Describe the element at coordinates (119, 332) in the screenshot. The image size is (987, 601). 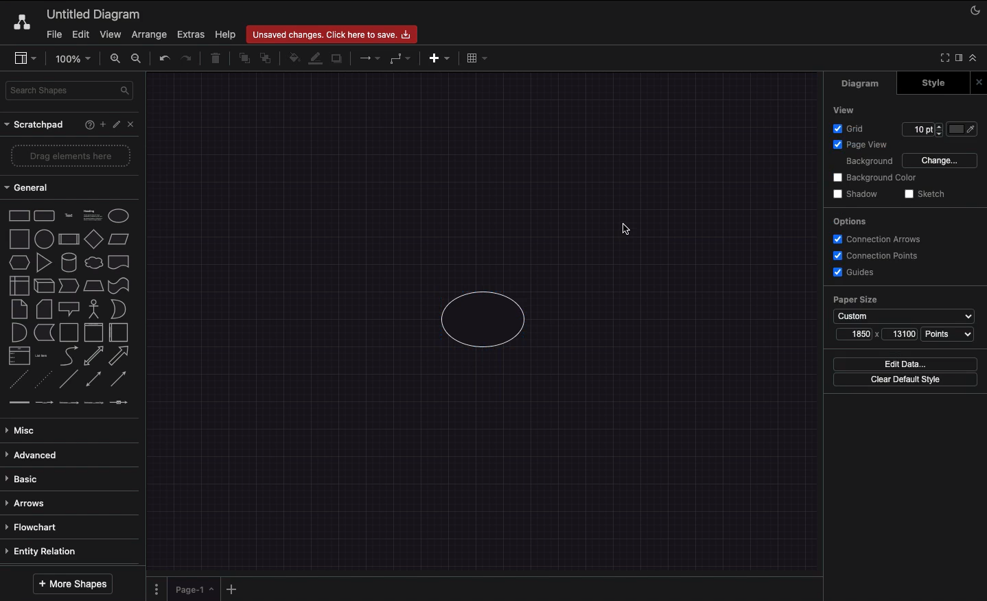
I see `Horizontal container` at that location.